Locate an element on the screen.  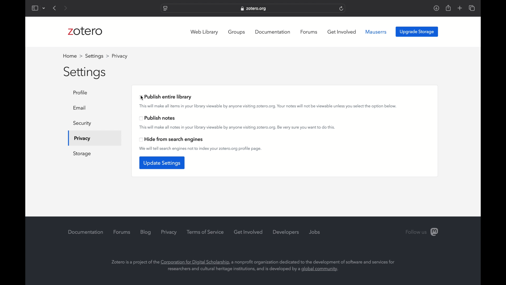
profile is located at coordinates (82, 92).